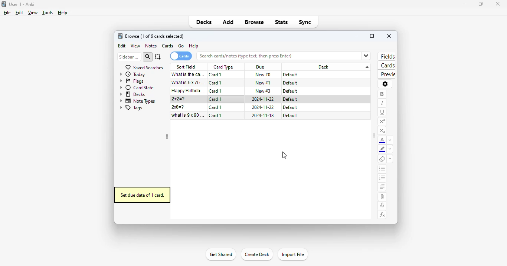  Describe the element at coordinates (290, 91) in the screenshot. I see `default` at that location.